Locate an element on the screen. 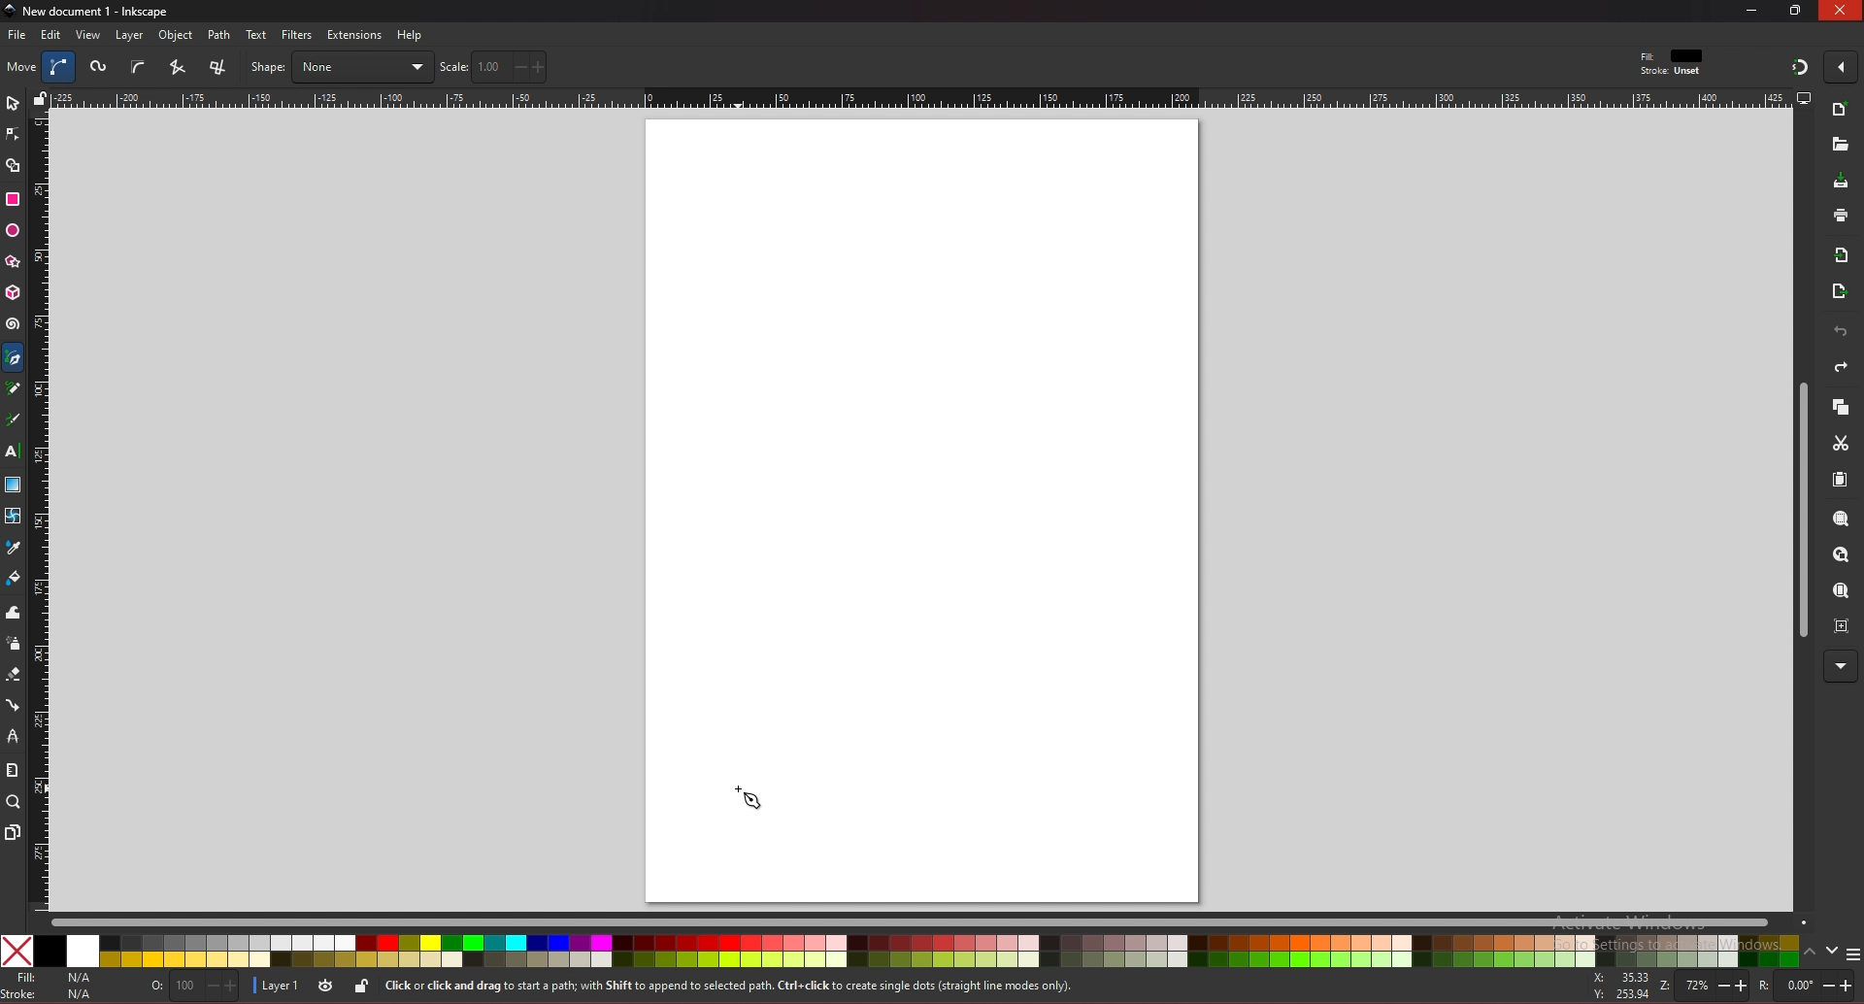  shape builder is located at coordinates (14, 166).